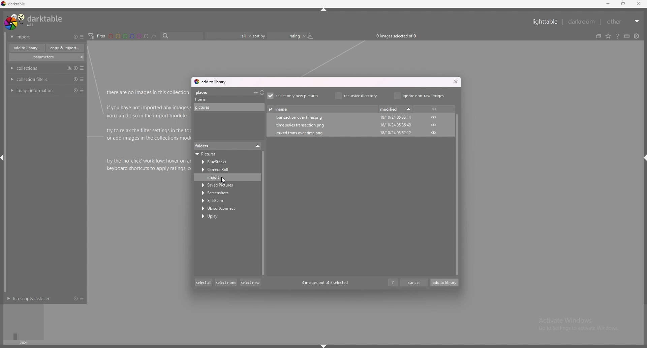 The image size is (647, 348). I want to click on 18/10/24 05:33:14, so click(396, 117).